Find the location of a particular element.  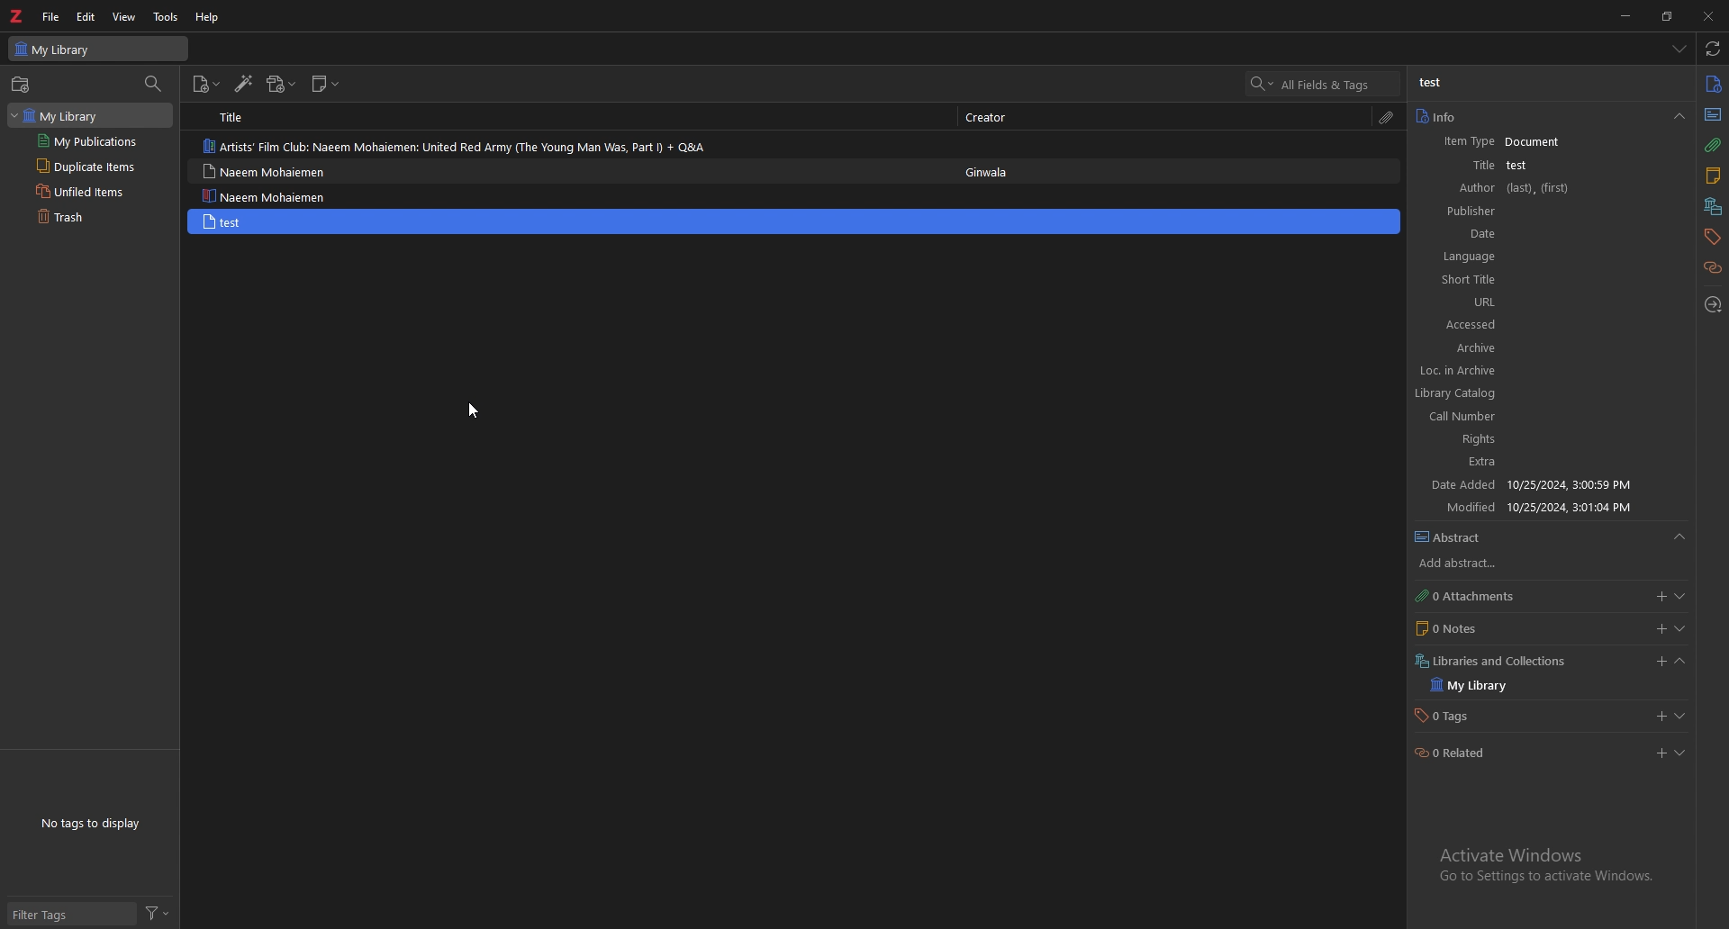

date input is located at coordinates (1571, 236).